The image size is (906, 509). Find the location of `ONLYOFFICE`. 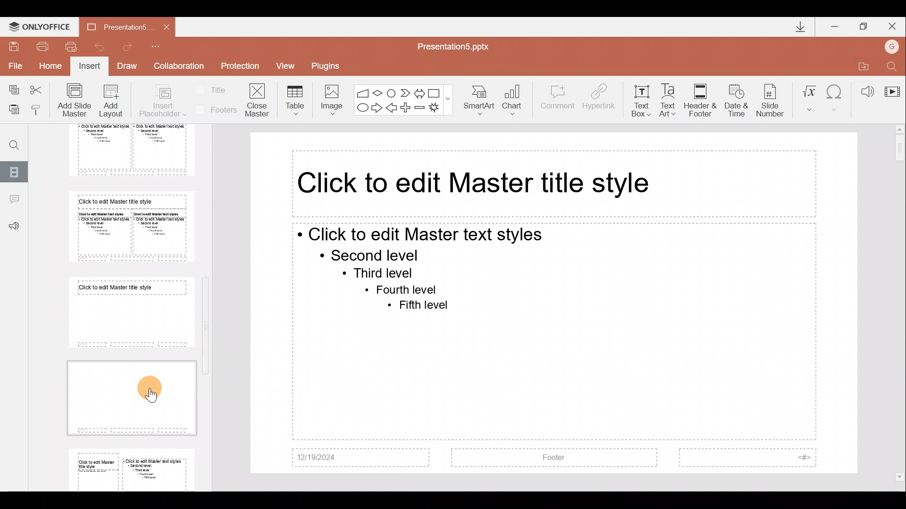

ONLYOFFICE is located at coordinates (39, 25).